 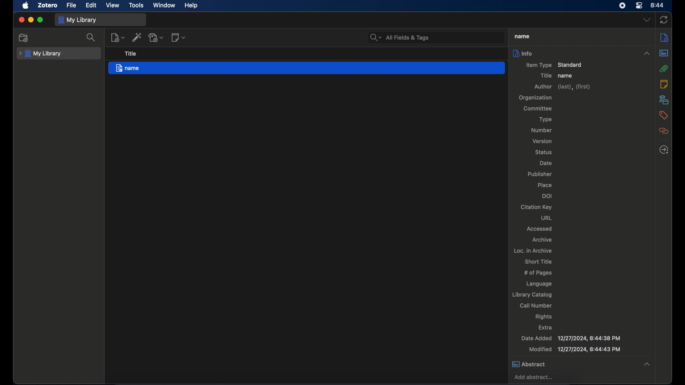 What do you see at coordinates (658, 5) in the screenshot?
I see `8.44` at bounding box center [658, 5].